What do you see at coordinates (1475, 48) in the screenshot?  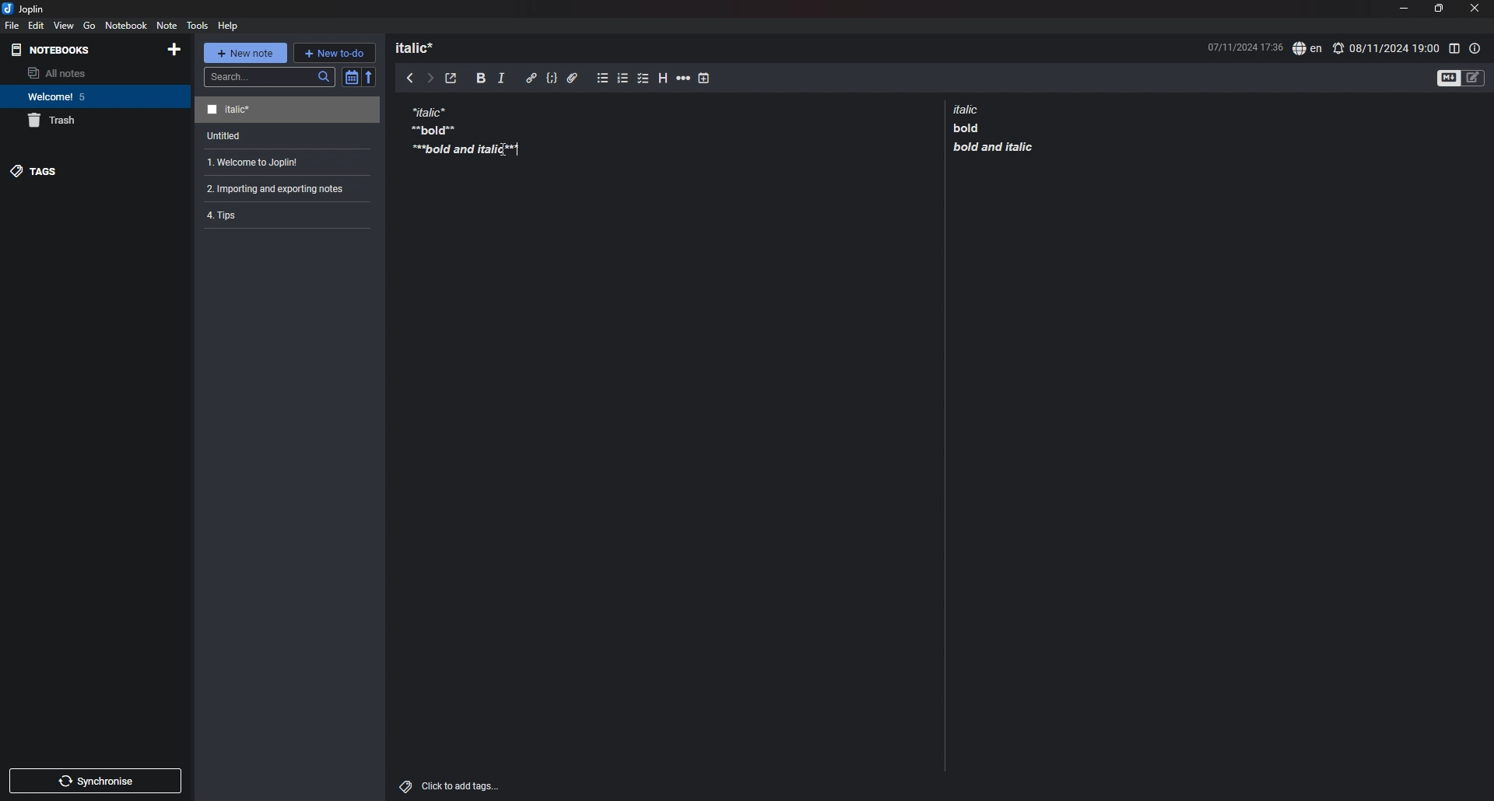 I see `note properties` at bounding box center [1475, 48].